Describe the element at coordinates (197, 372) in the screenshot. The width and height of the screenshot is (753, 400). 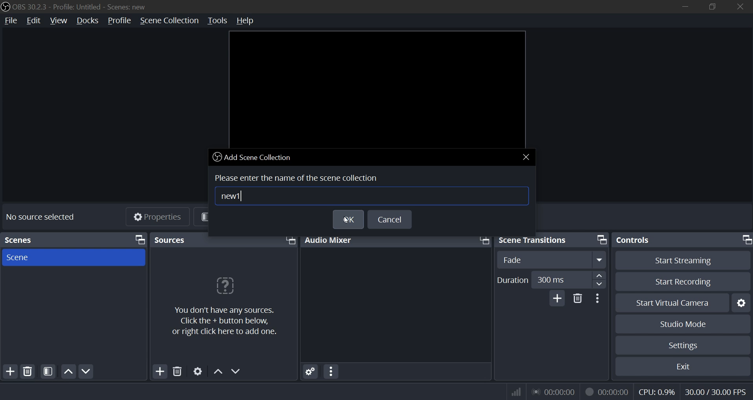
I see `settings` at that location.